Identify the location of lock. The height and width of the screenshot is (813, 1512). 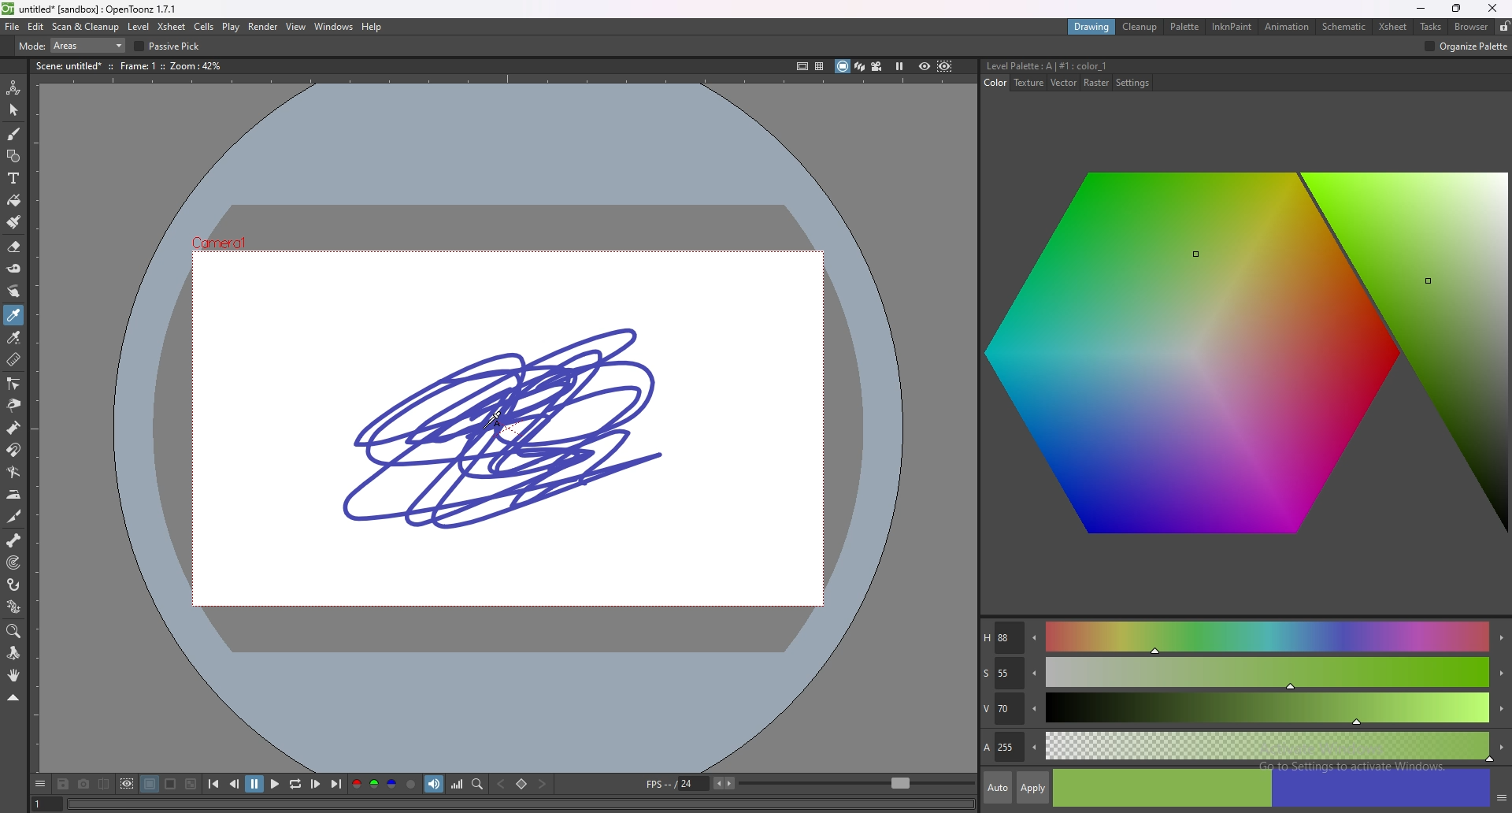
(1503, 27).